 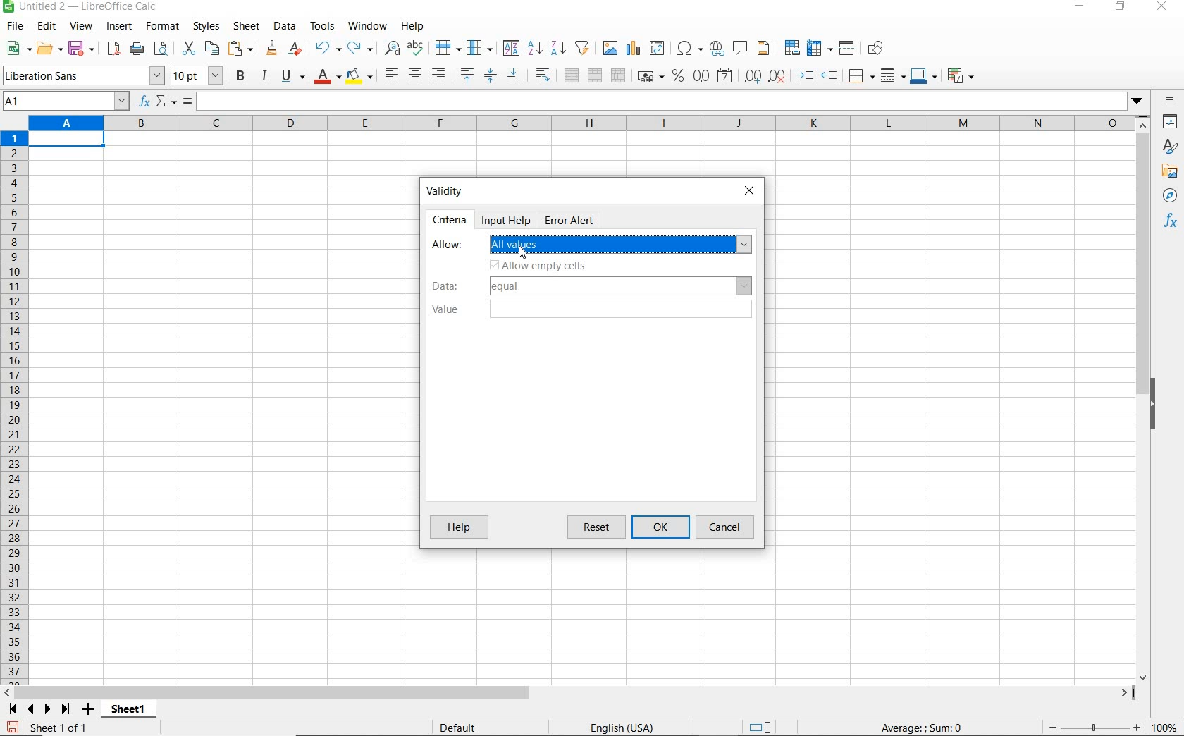 I want to click on add sheet, so click(x=86, y=711).